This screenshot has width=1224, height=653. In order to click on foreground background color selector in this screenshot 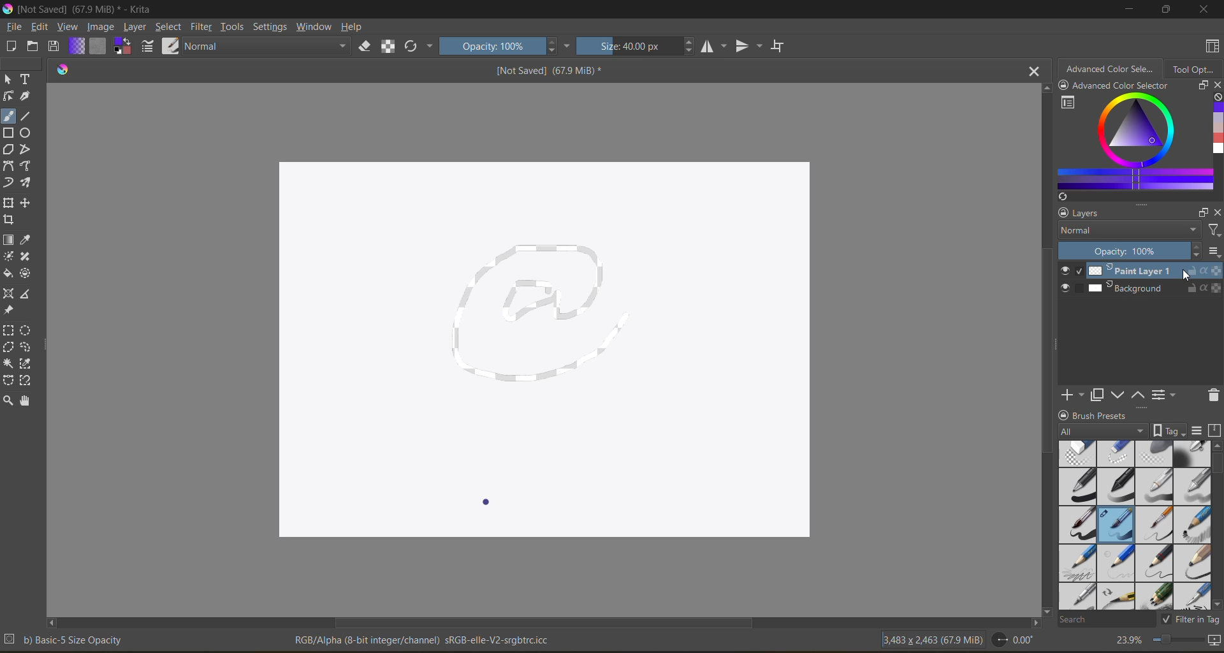, I will do `click(123, 47)`.